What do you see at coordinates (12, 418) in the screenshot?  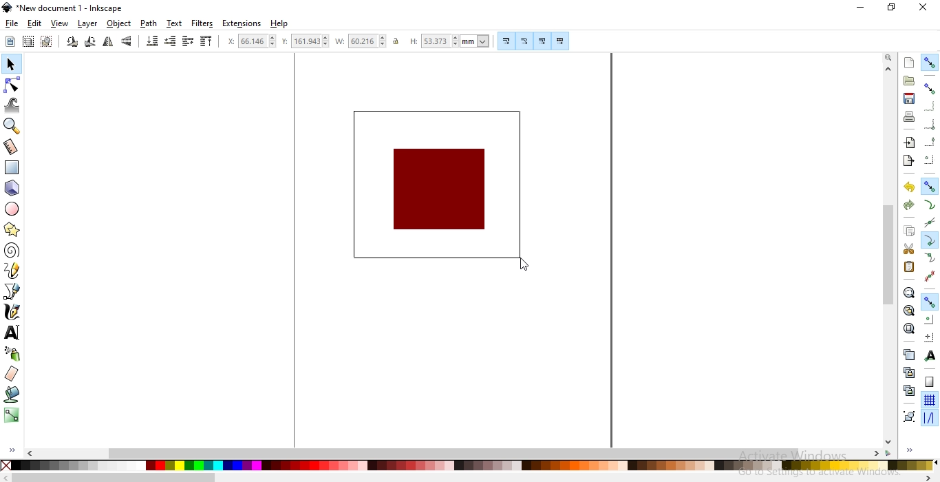 I see `create and edit gradient ` at bounding box center [12, 418].